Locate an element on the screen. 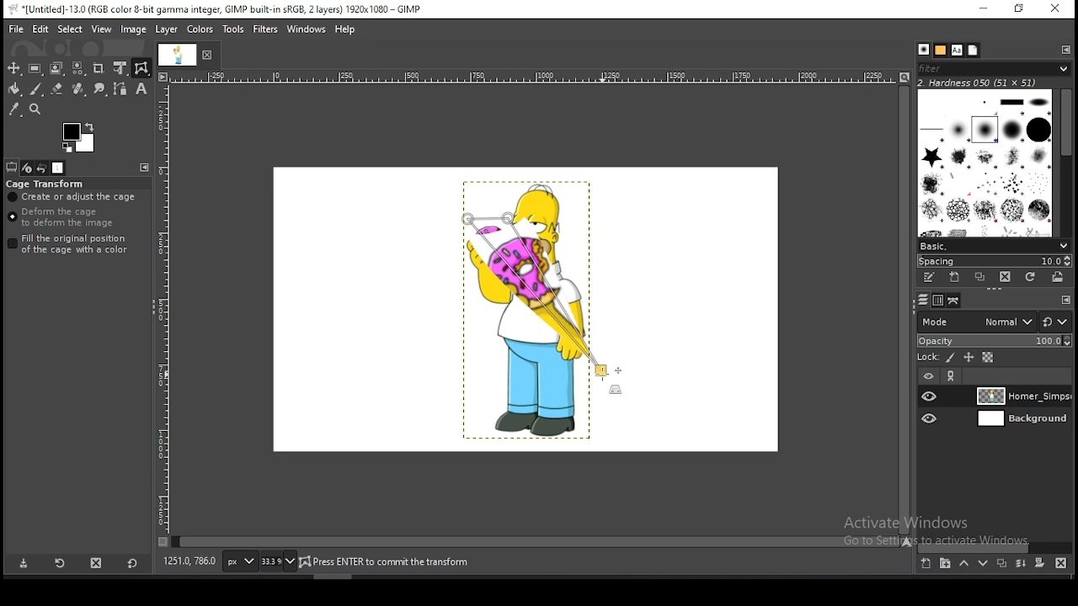 This screenshot has width=1078, height=606. edit is located at coordinates (40, 29).